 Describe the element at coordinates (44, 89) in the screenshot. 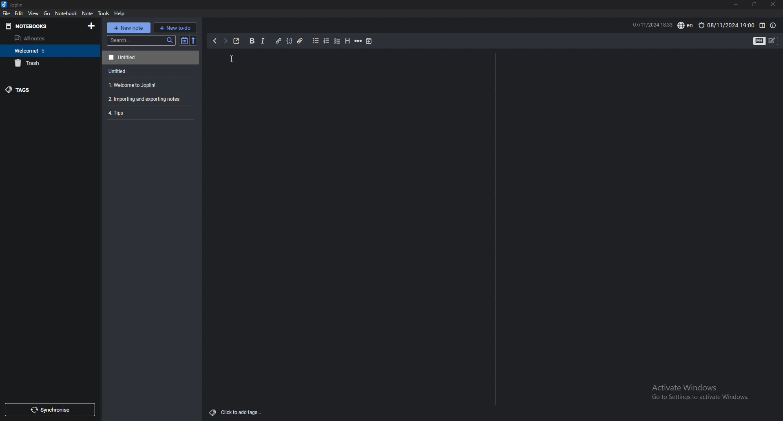

I see `tags` at that location.